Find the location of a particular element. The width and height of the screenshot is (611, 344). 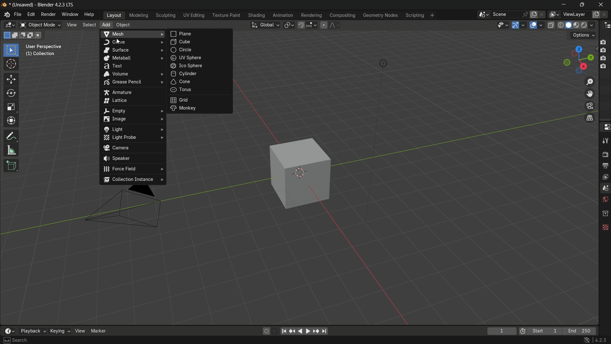

cube is located at coordinates (297, 172).